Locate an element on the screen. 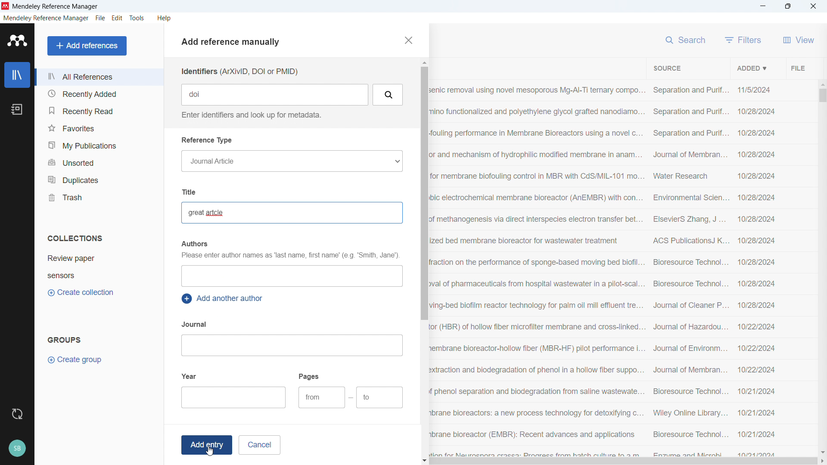 The width and height of the screenshot is (827, 465). Starting page  is located at coordinates (321, 397).